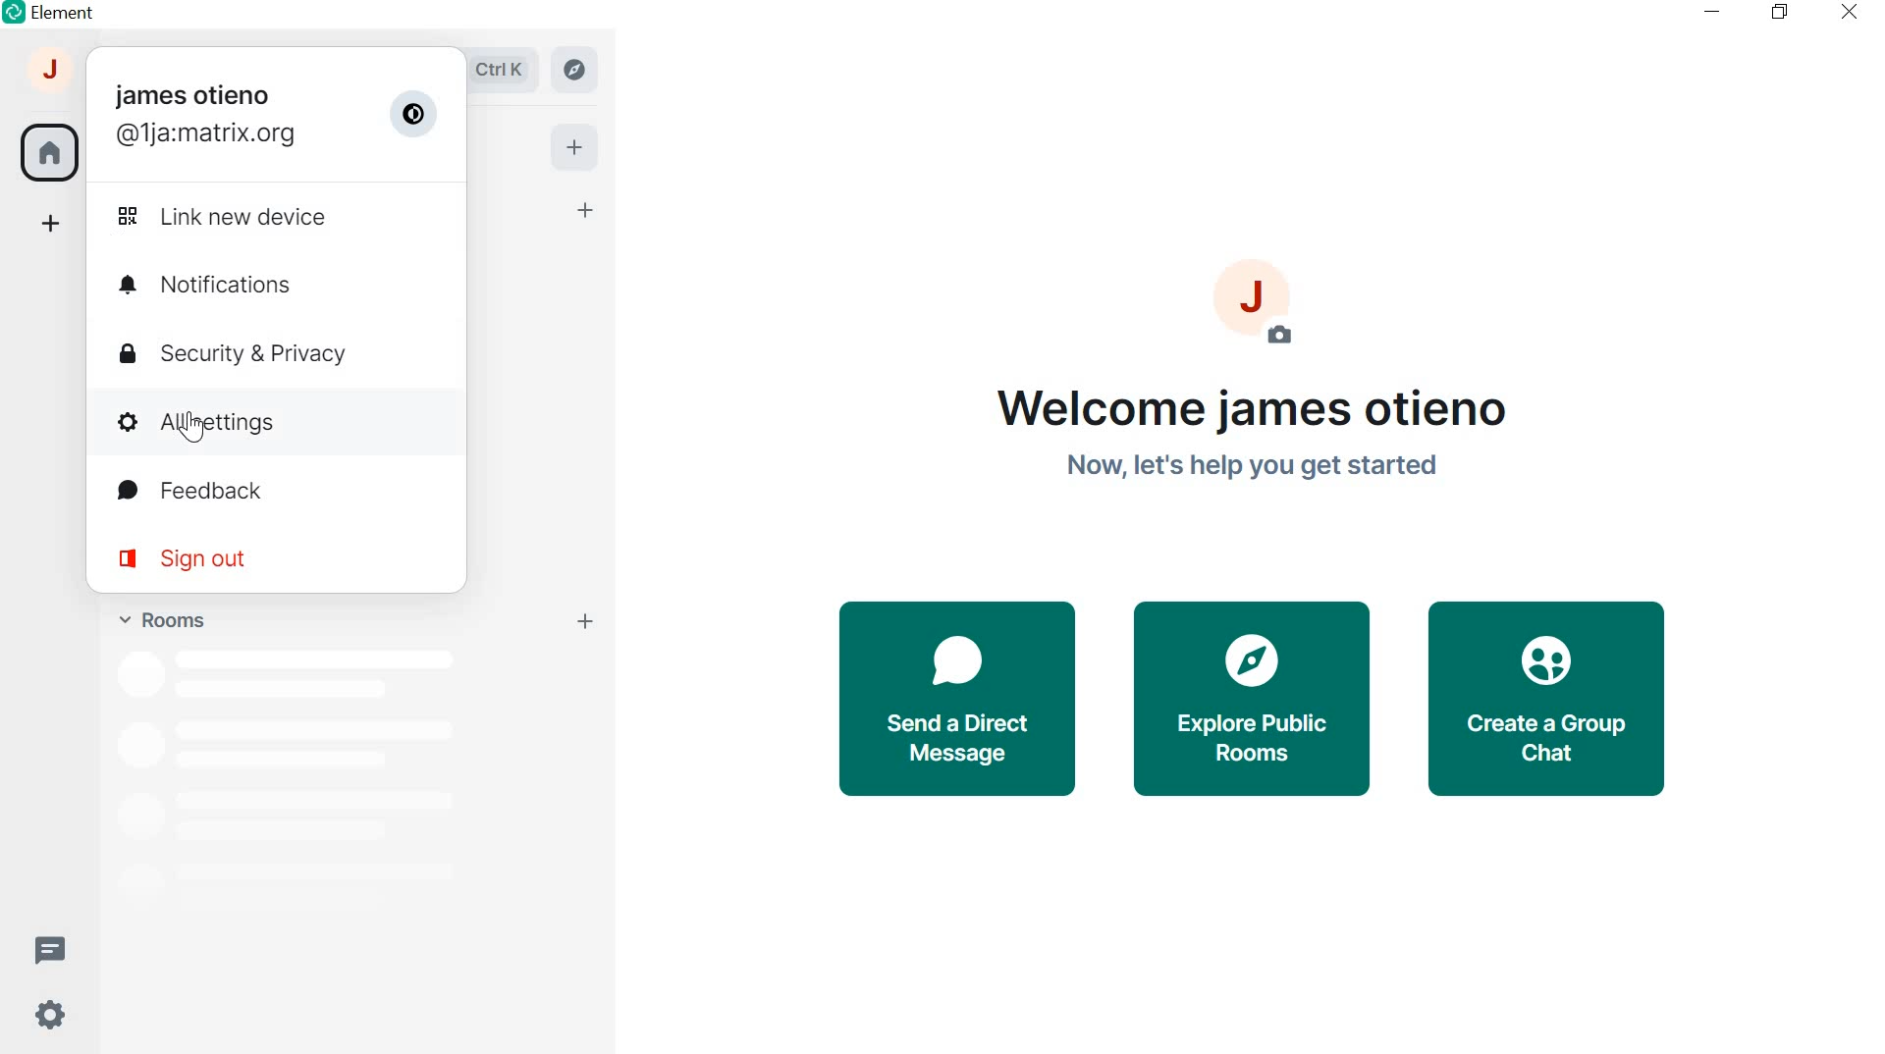 The width and height of the screenshot is (1885, 1054). Describe the element at coordinates (1779, 13) in the screenshot. I see `RESTORE DOWN` at that location.